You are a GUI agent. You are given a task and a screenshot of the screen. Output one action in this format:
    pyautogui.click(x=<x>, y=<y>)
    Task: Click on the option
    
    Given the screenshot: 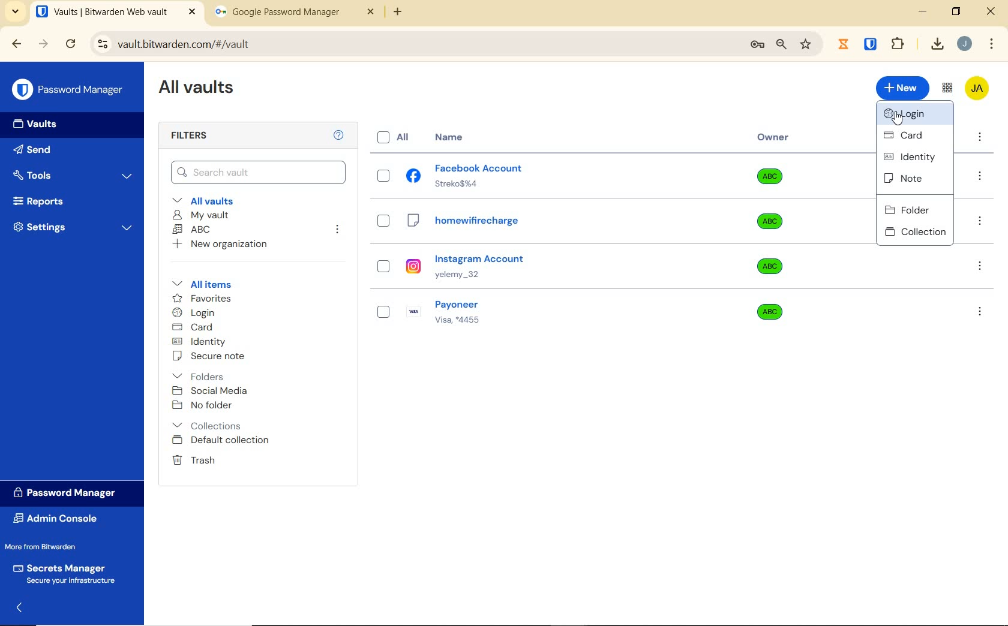 What is the action you would take?
    pyautogui.click(x=982, y=267)
    